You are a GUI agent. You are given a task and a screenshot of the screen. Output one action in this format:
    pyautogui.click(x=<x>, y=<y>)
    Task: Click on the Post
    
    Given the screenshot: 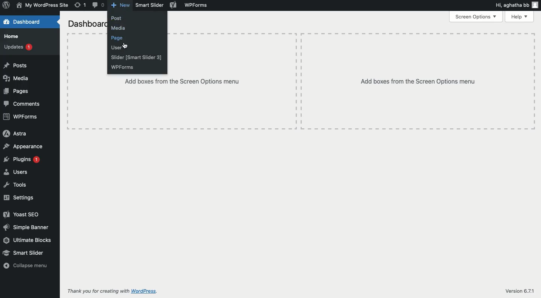 What is the action you would take?
    pyautogui.click(x=116, y=18)
    